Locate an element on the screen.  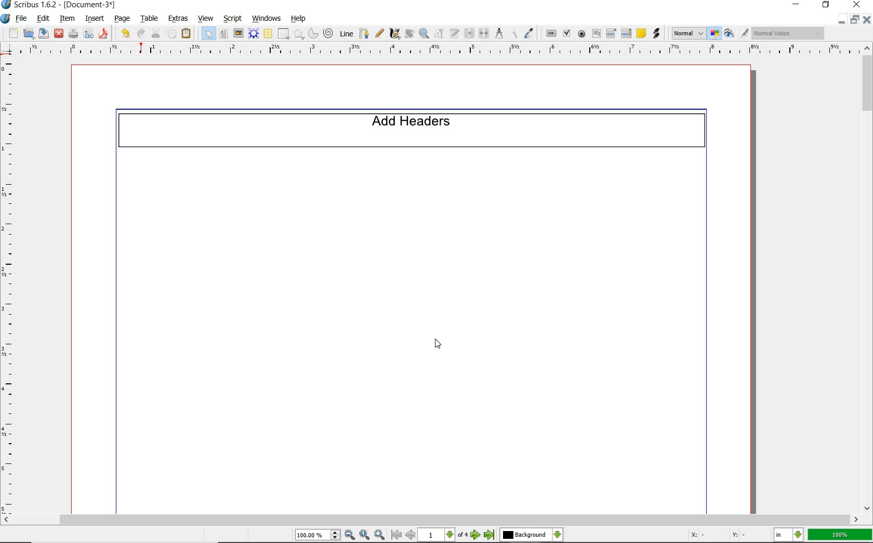
minimize is located at coordinates (798, 4).